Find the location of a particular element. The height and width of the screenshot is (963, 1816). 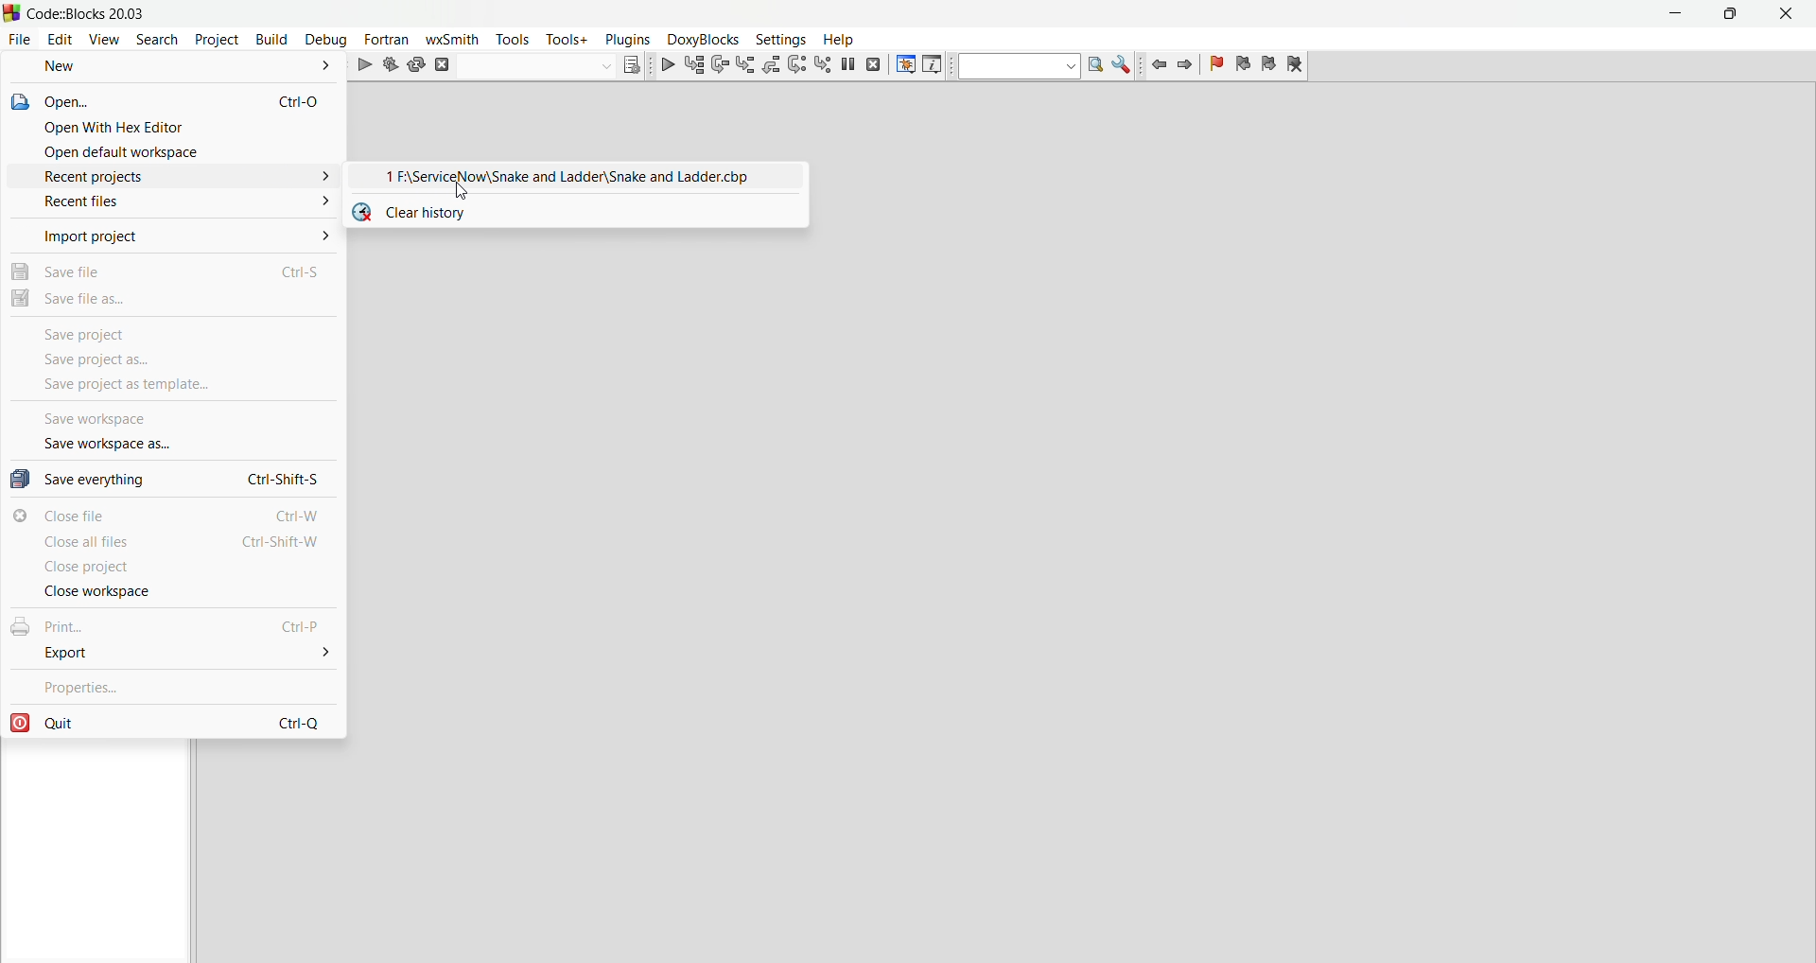

save project is located at coordinates (174, 330).